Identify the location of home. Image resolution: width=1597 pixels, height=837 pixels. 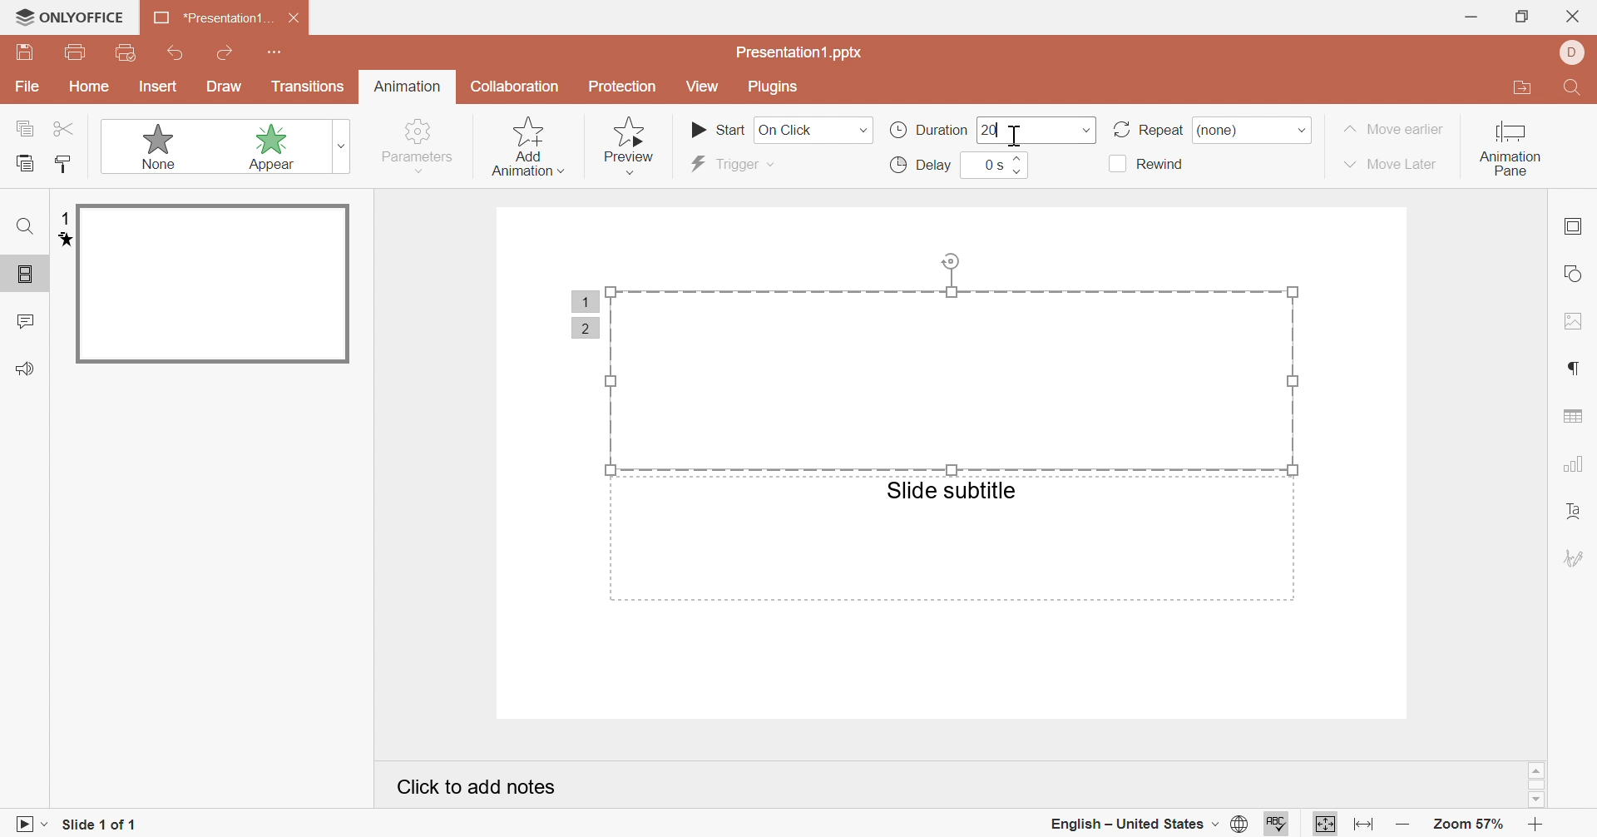
(91, 86).